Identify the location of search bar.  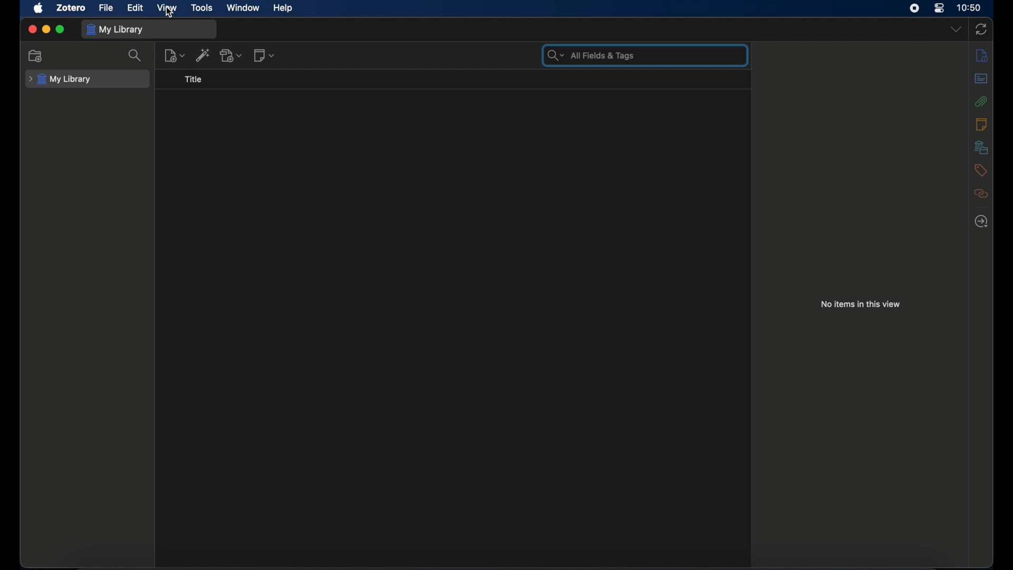
(589, 55).